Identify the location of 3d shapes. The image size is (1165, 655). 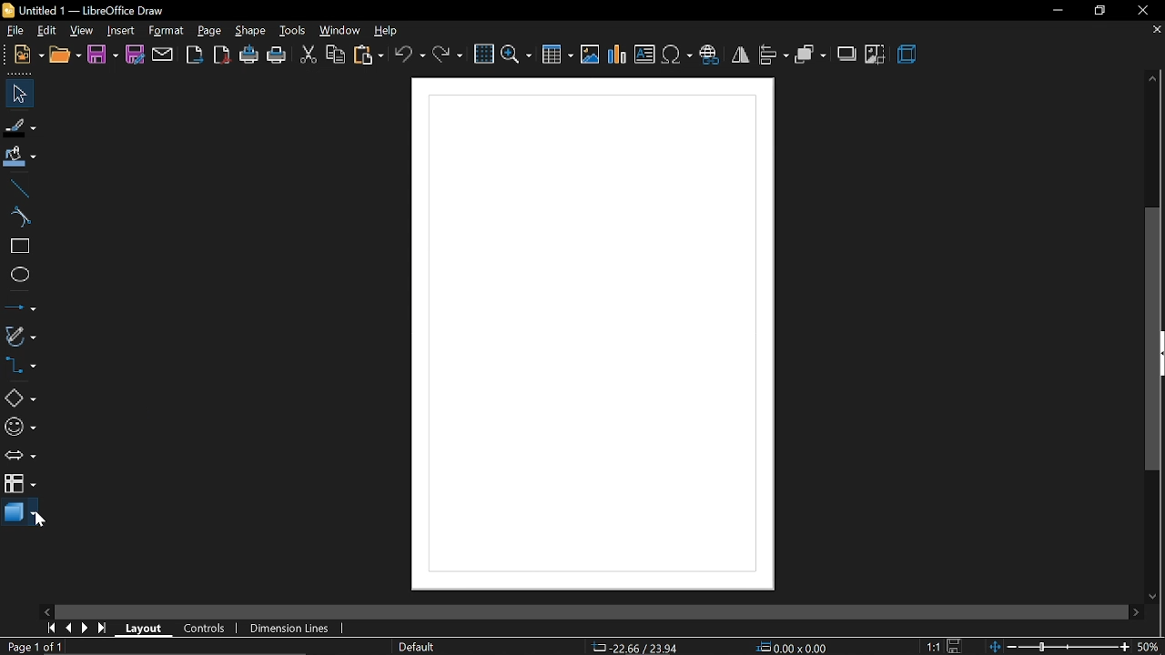
(20, 514).